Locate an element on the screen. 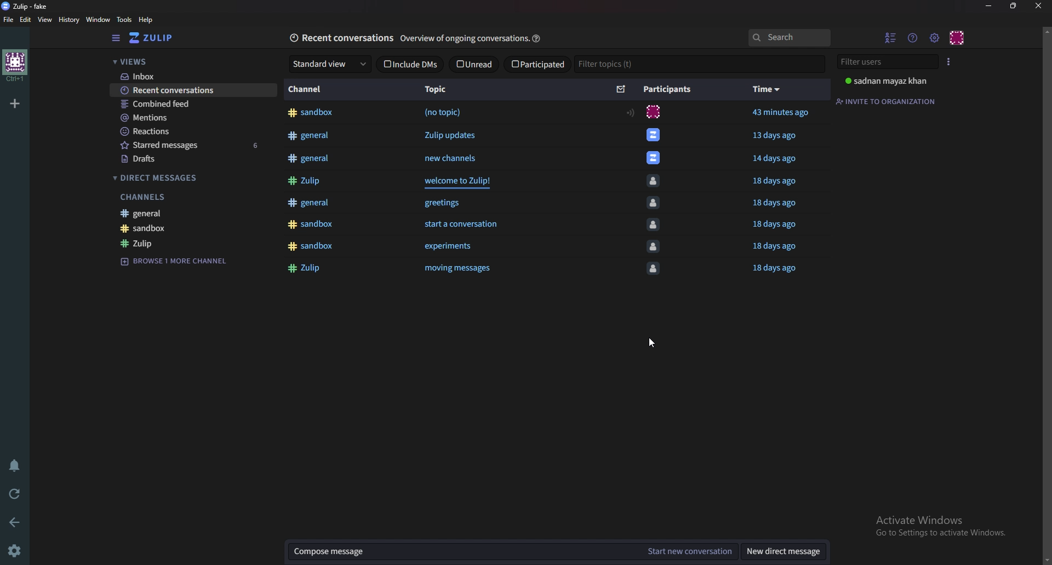 This screenshot has height=565, width=1052.  Personal menu is located at coordinates (957, 37).